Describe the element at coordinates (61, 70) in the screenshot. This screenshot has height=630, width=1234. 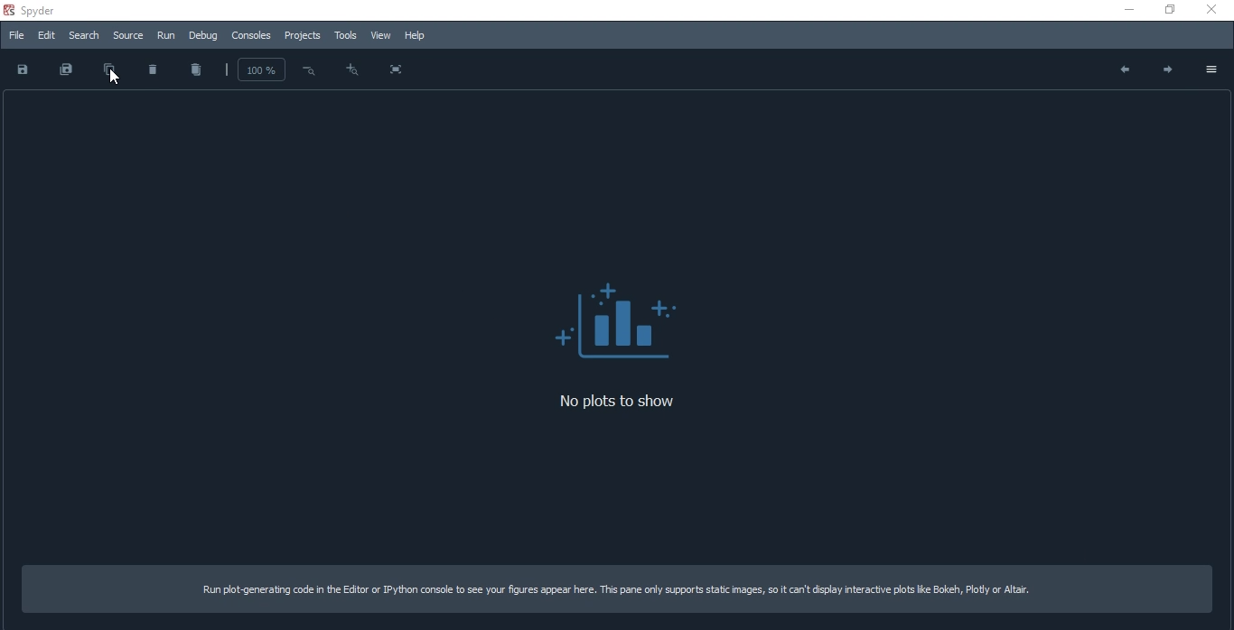
I see `save all` at that location.